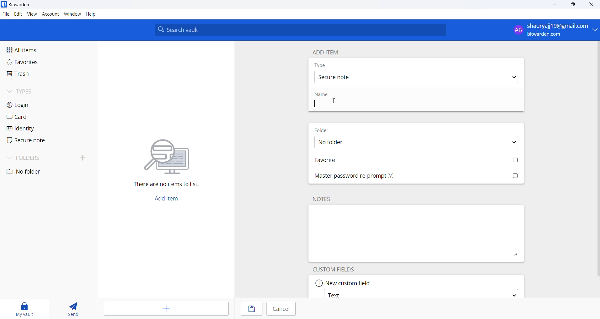 The width and height of the screenshot is (600, 319). I want to click on help, so click(91, 14).